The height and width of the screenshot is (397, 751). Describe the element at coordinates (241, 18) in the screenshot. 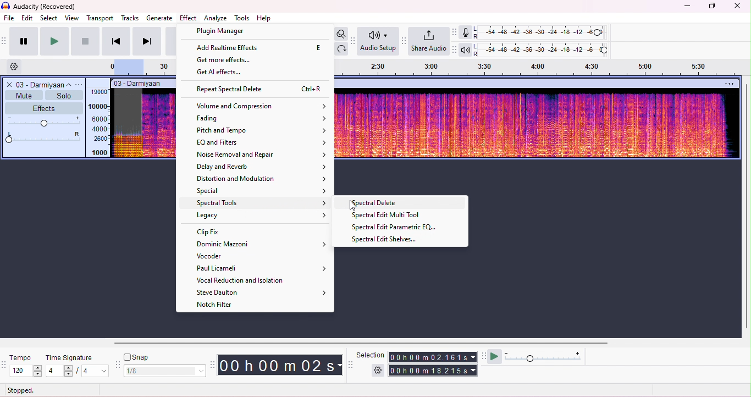

I see `tools` at that location.